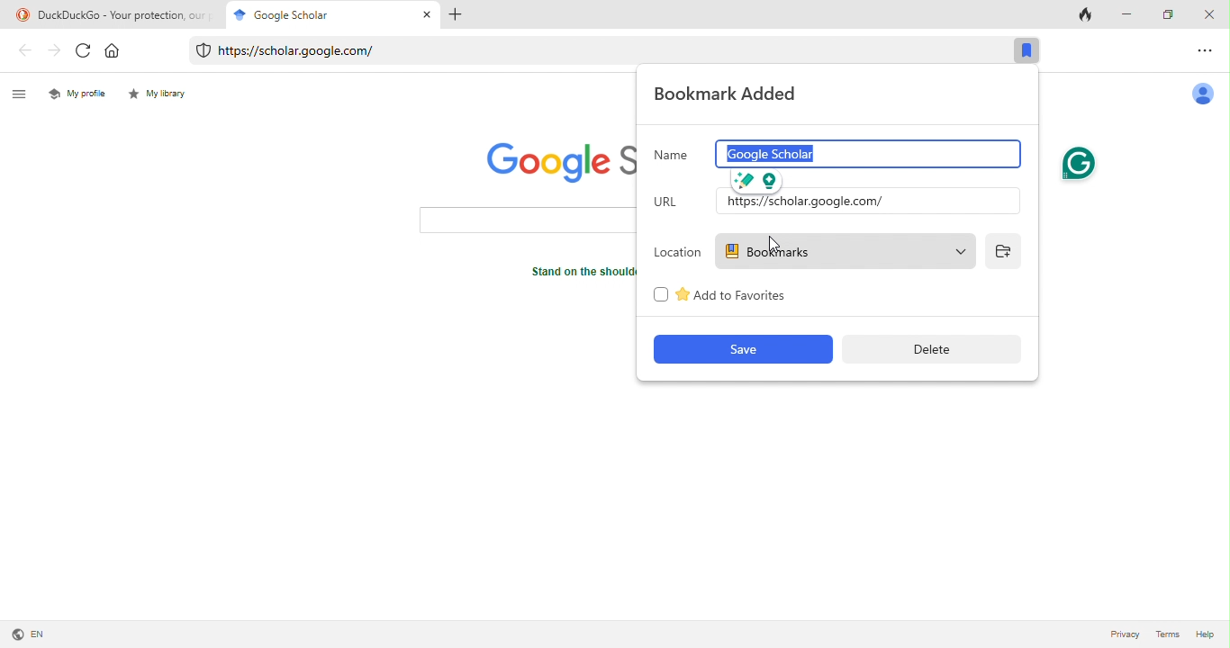  What do you see at coordinates (29, 634) in the screenshot?
I see `language` at bounding box center [29, 634].